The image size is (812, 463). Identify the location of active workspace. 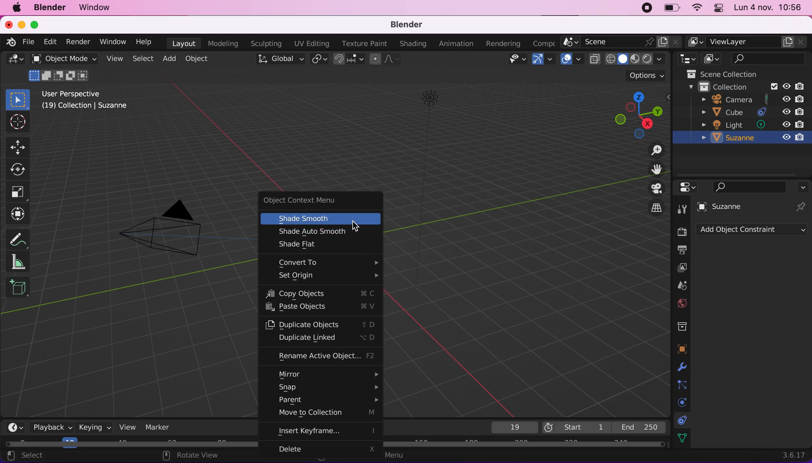
(544, 42).